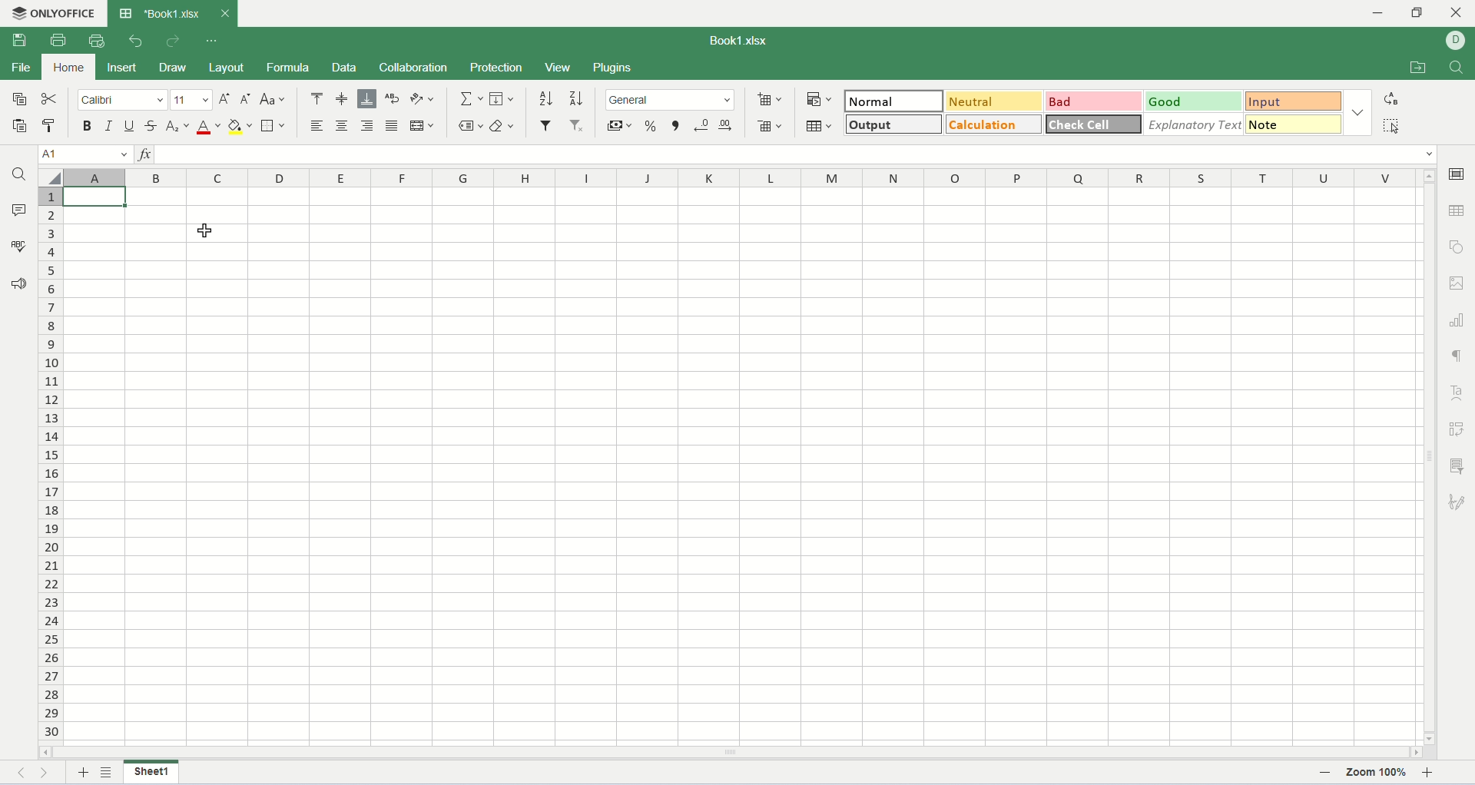 Image resolution: width=1475 pixels, height=785 pixels. What do you see at coordinates (575, 126) in the screenshot?
I see `remove filter` at bounding box center [575, 126].